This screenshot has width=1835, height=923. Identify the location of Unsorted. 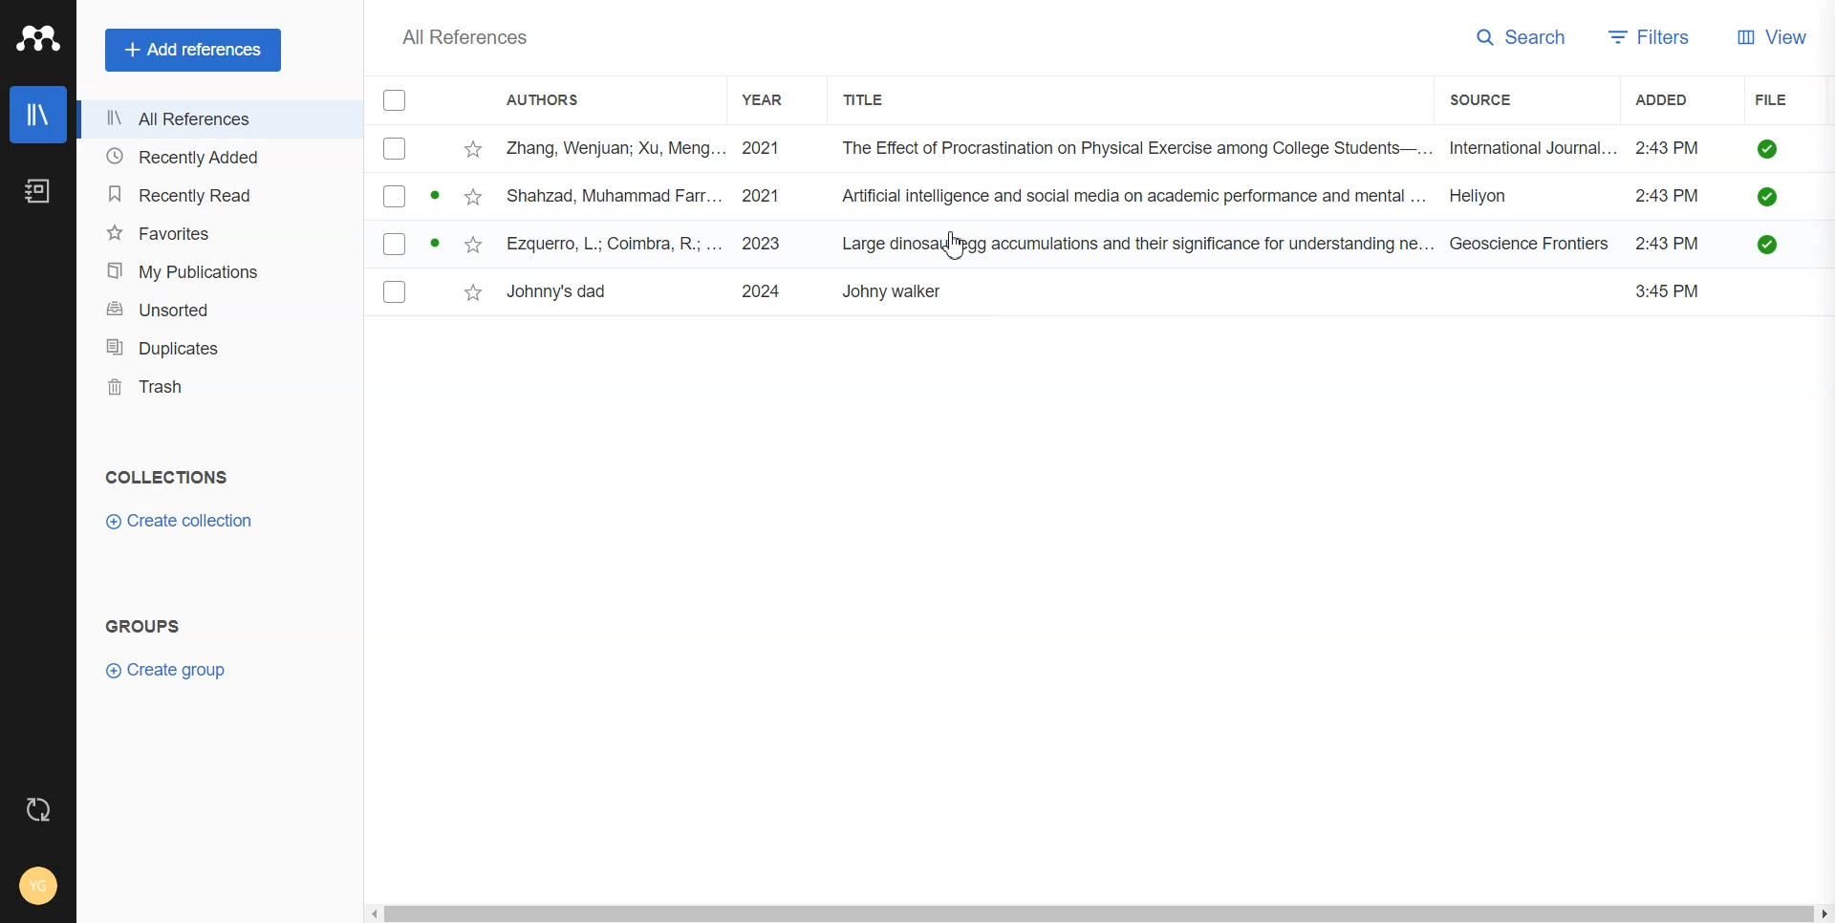
(208, 308).